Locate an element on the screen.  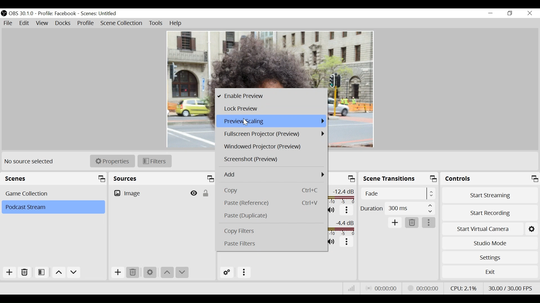
Advanced Audio Settings is located at coordinates (227, 273).